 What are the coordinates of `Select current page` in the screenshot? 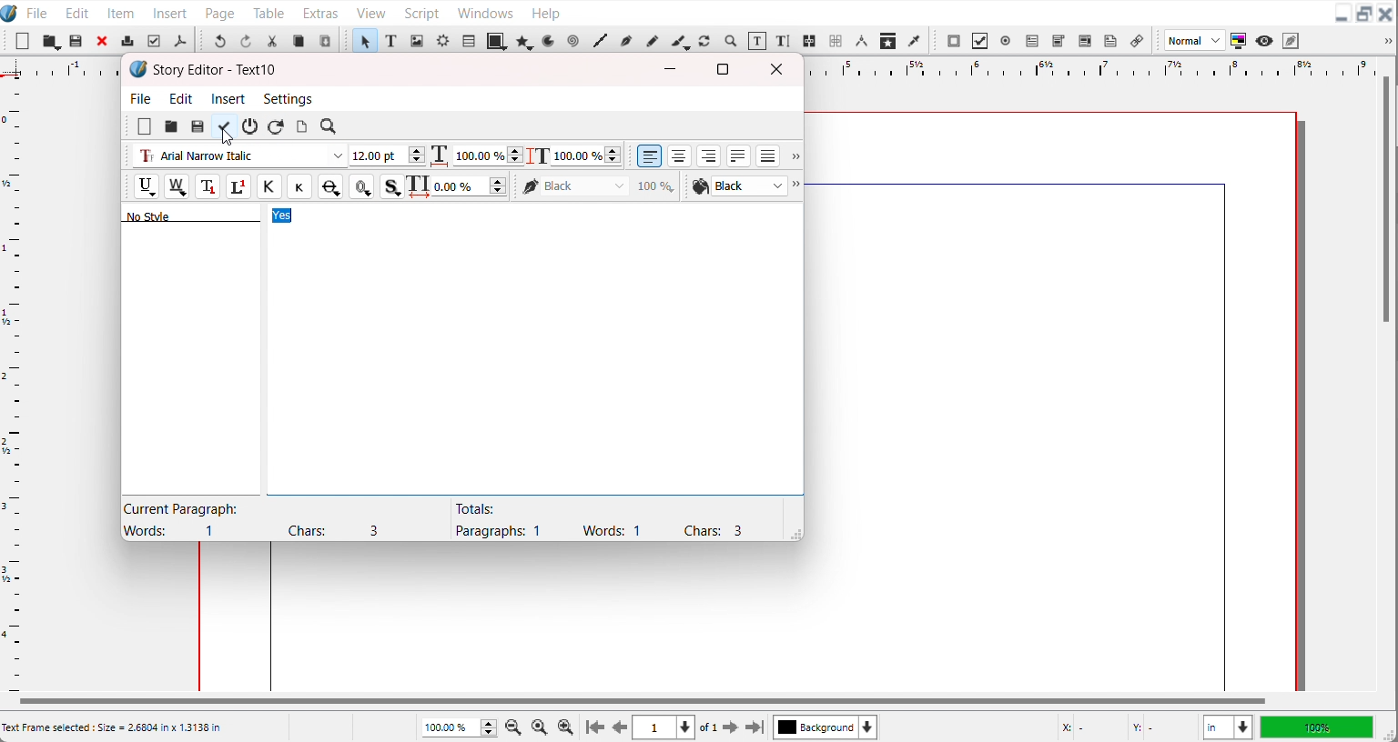 It's located at (664, 727).